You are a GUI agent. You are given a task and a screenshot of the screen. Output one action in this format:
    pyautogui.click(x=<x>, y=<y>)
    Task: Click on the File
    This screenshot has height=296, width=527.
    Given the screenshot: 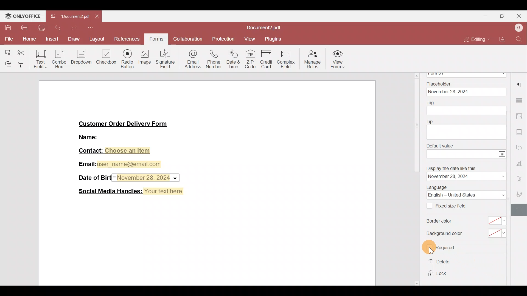 What is the action you would take?
    pyautogui.click(x=8, y=38)
    